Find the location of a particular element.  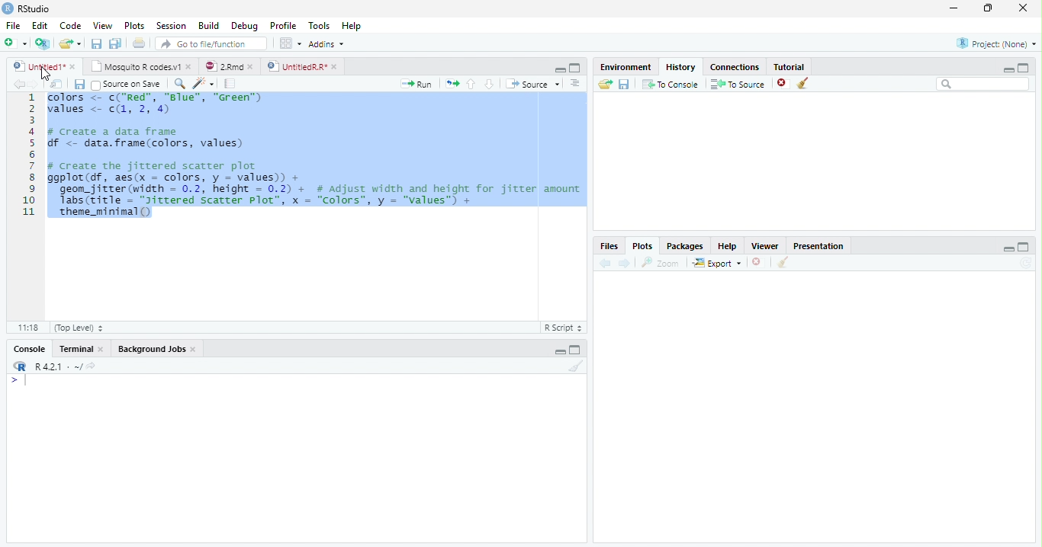

Maximize is located at coordinates (1024, 68).